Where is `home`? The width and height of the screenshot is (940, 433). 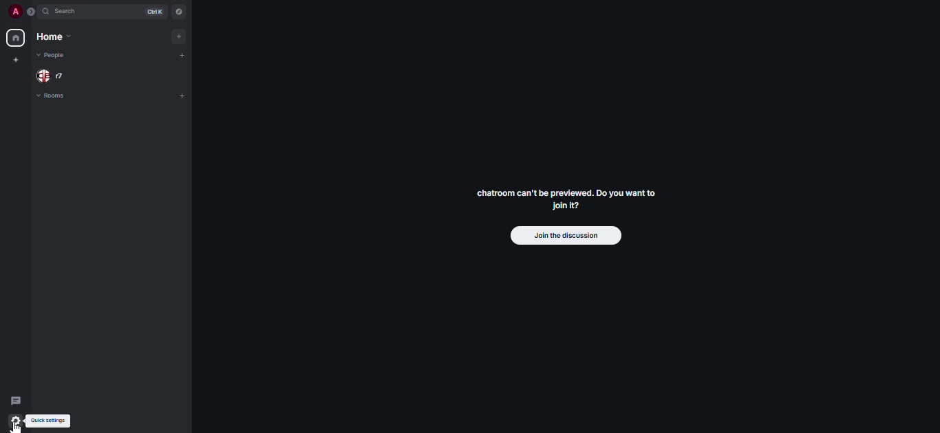
home is located at coordinates (15, 38).